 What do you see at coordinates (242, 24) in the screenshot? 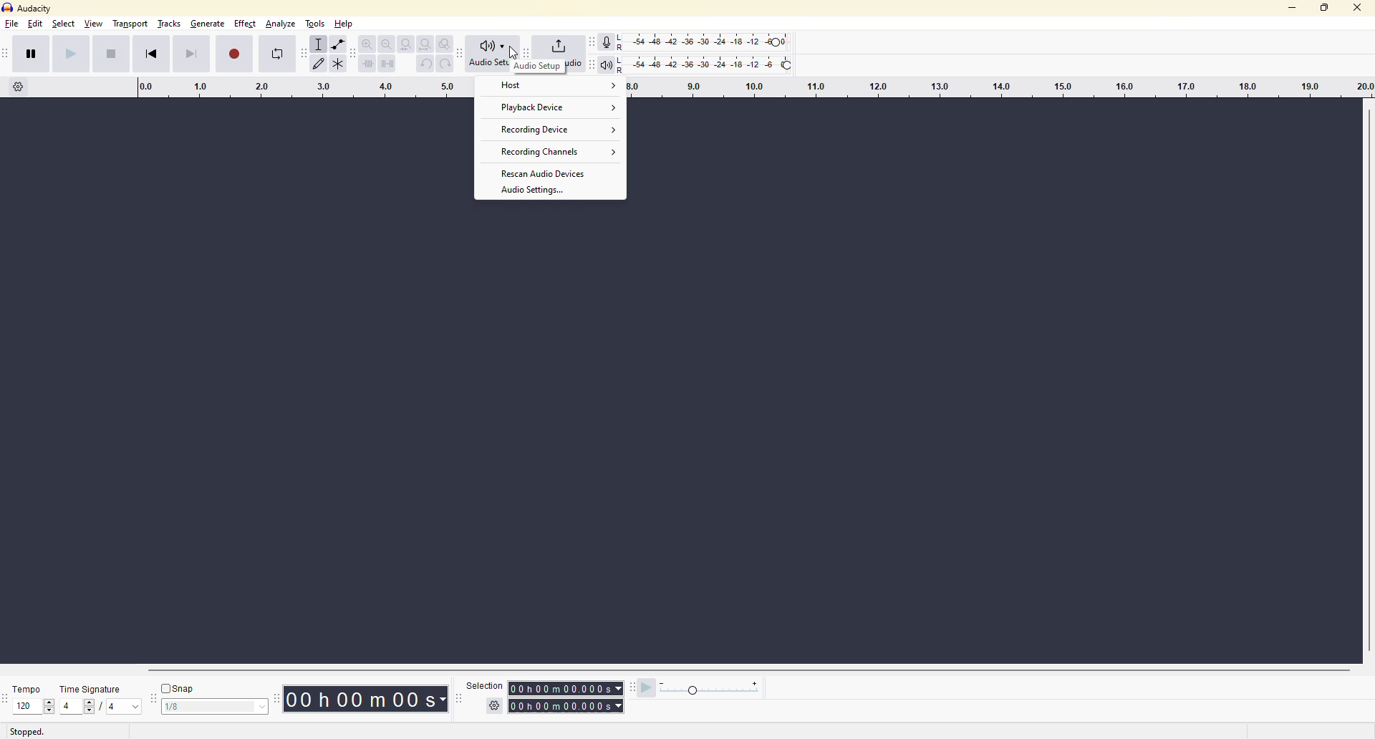
I see `effect` at bounding box center [242, 24].